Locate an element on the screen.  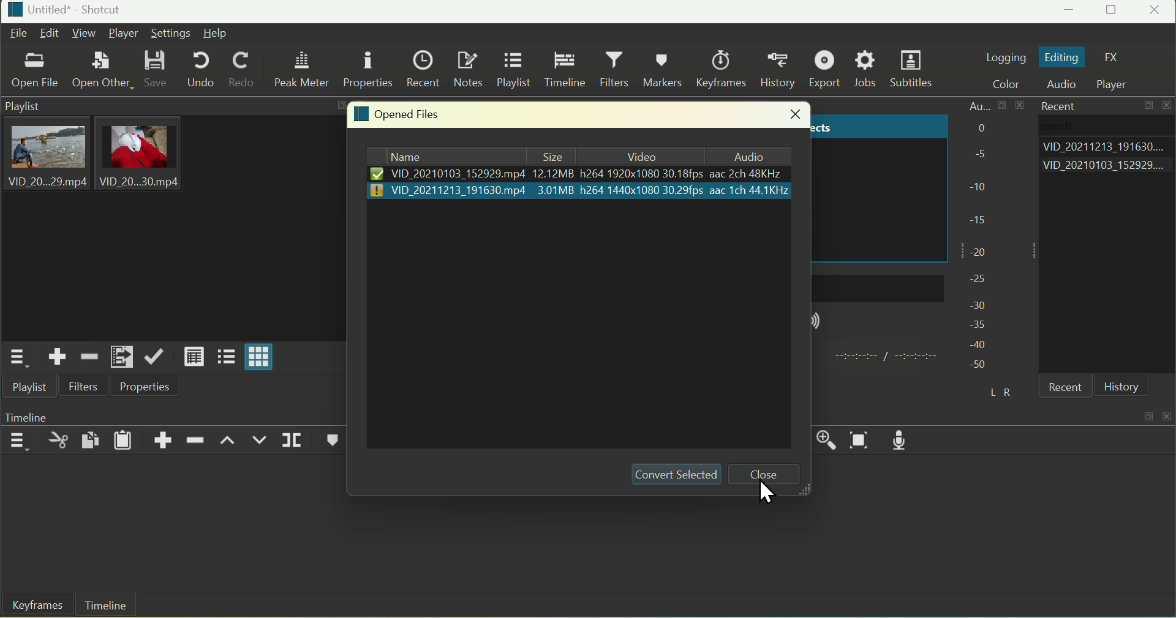
Timeline is located at coordinates (45, 415).